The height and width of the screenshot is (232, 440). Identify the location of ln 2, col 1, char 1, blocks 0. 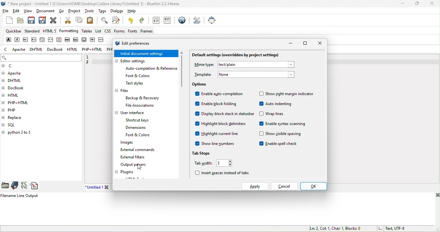
(335, 228).